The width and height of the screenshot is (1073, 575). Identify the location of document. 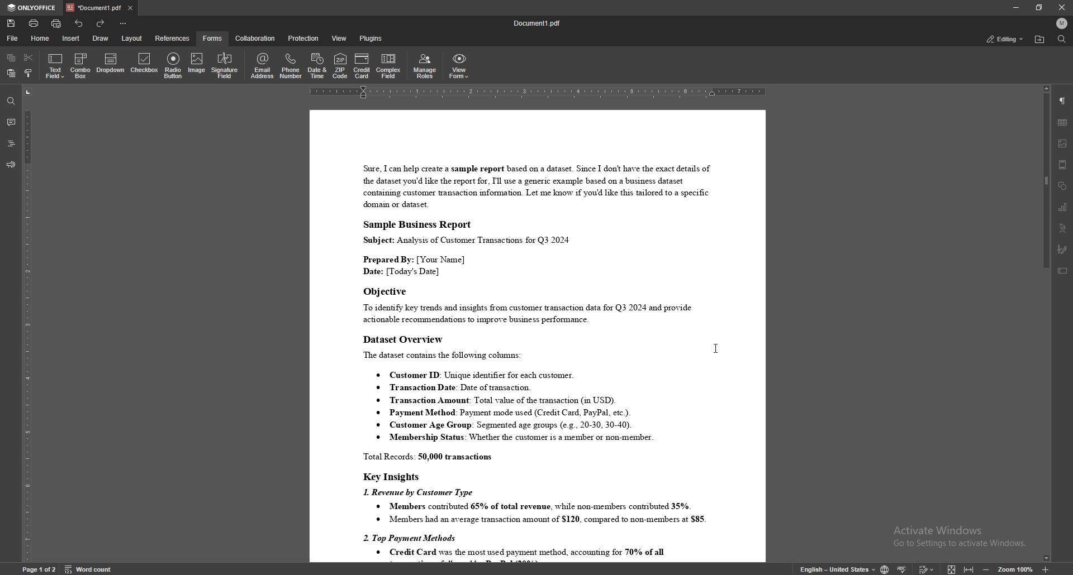
(537, 335).